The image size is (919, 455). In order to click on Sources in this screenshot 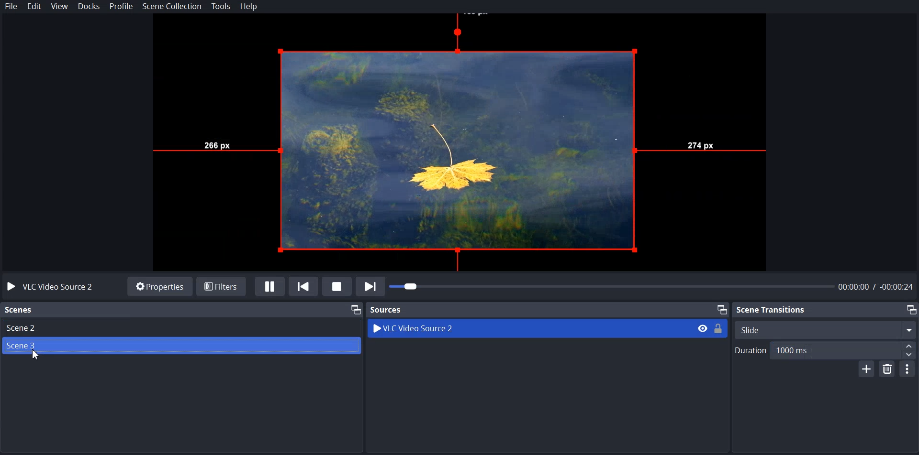, I will do `click(547, 309)`.